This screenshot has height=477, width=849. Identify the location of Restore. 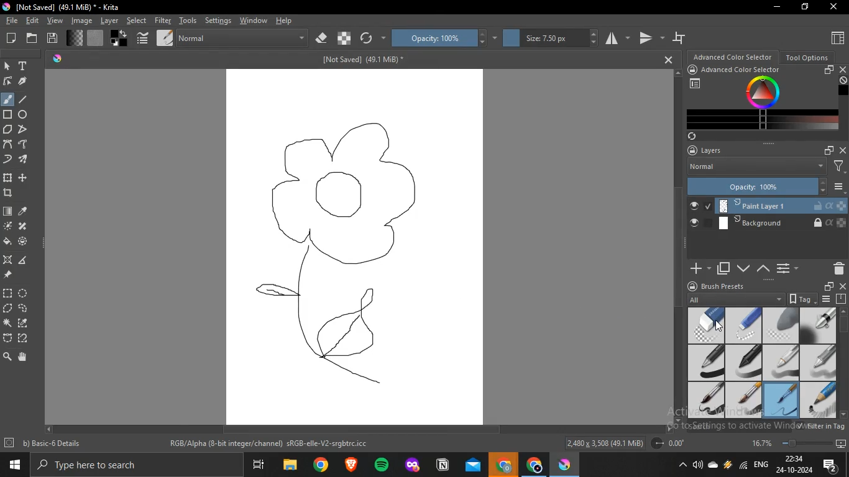
(804, 8).